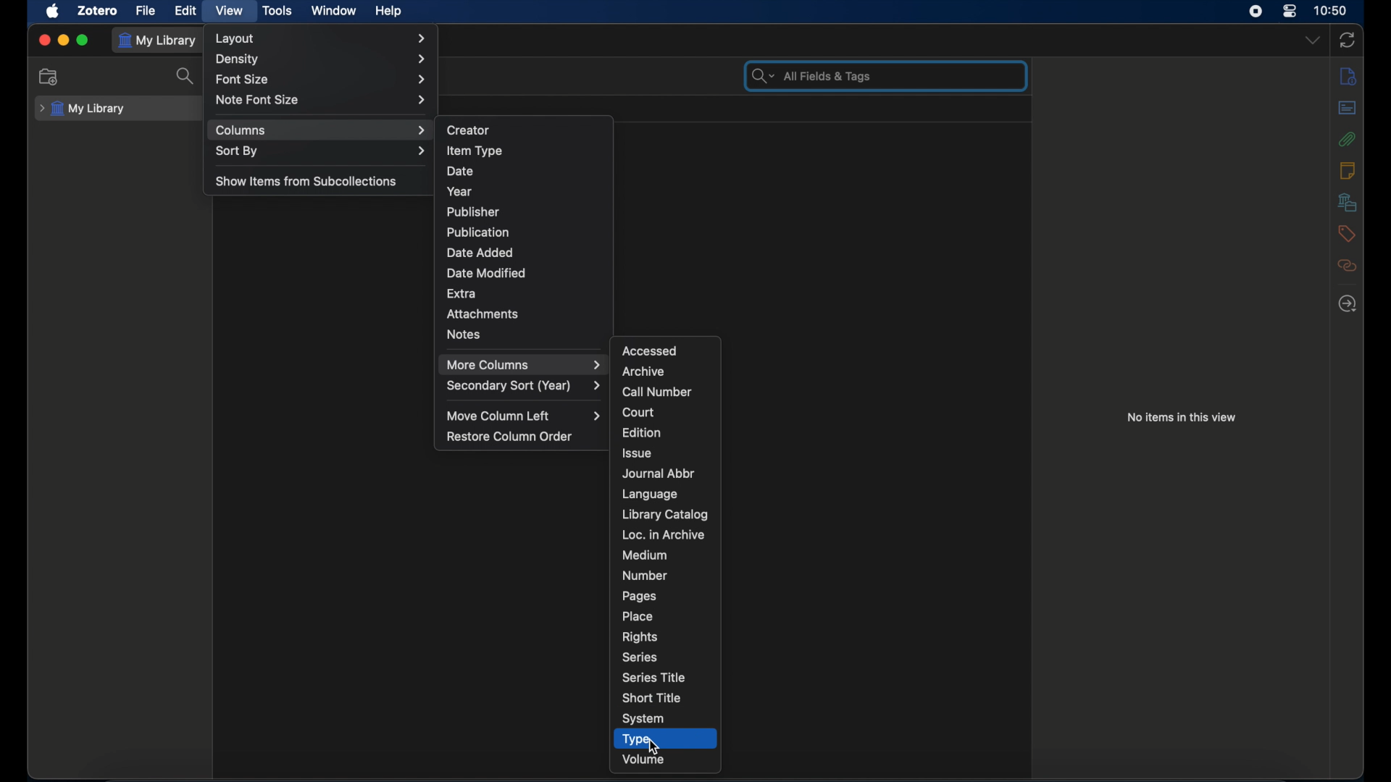  I want to click on date  modified, so click(487, 273).